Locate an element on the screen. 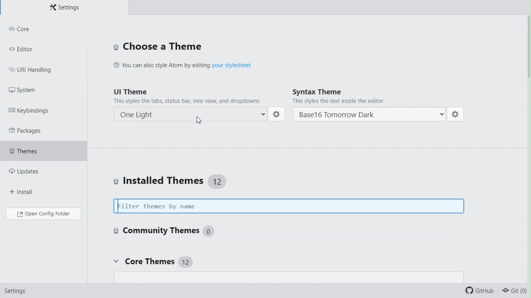 Image resolution: width=531 pixels, height=298 pixels. Community themes 0 is located at coordinates (163, 230).